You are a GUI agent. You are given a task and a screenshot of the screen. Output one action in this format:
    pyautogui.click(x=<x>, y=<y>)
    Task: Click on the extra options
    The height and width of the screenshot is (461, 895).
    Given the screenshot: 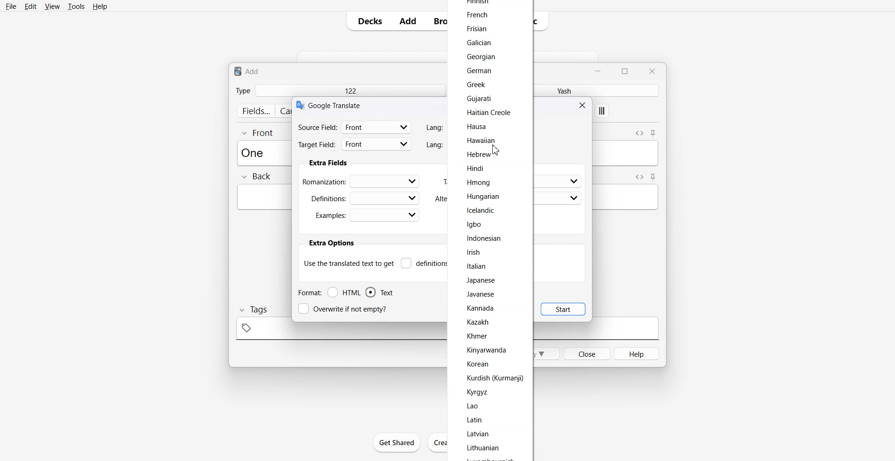 What is the action you would take?
    pyautogui.click(x=331, y=243)
    